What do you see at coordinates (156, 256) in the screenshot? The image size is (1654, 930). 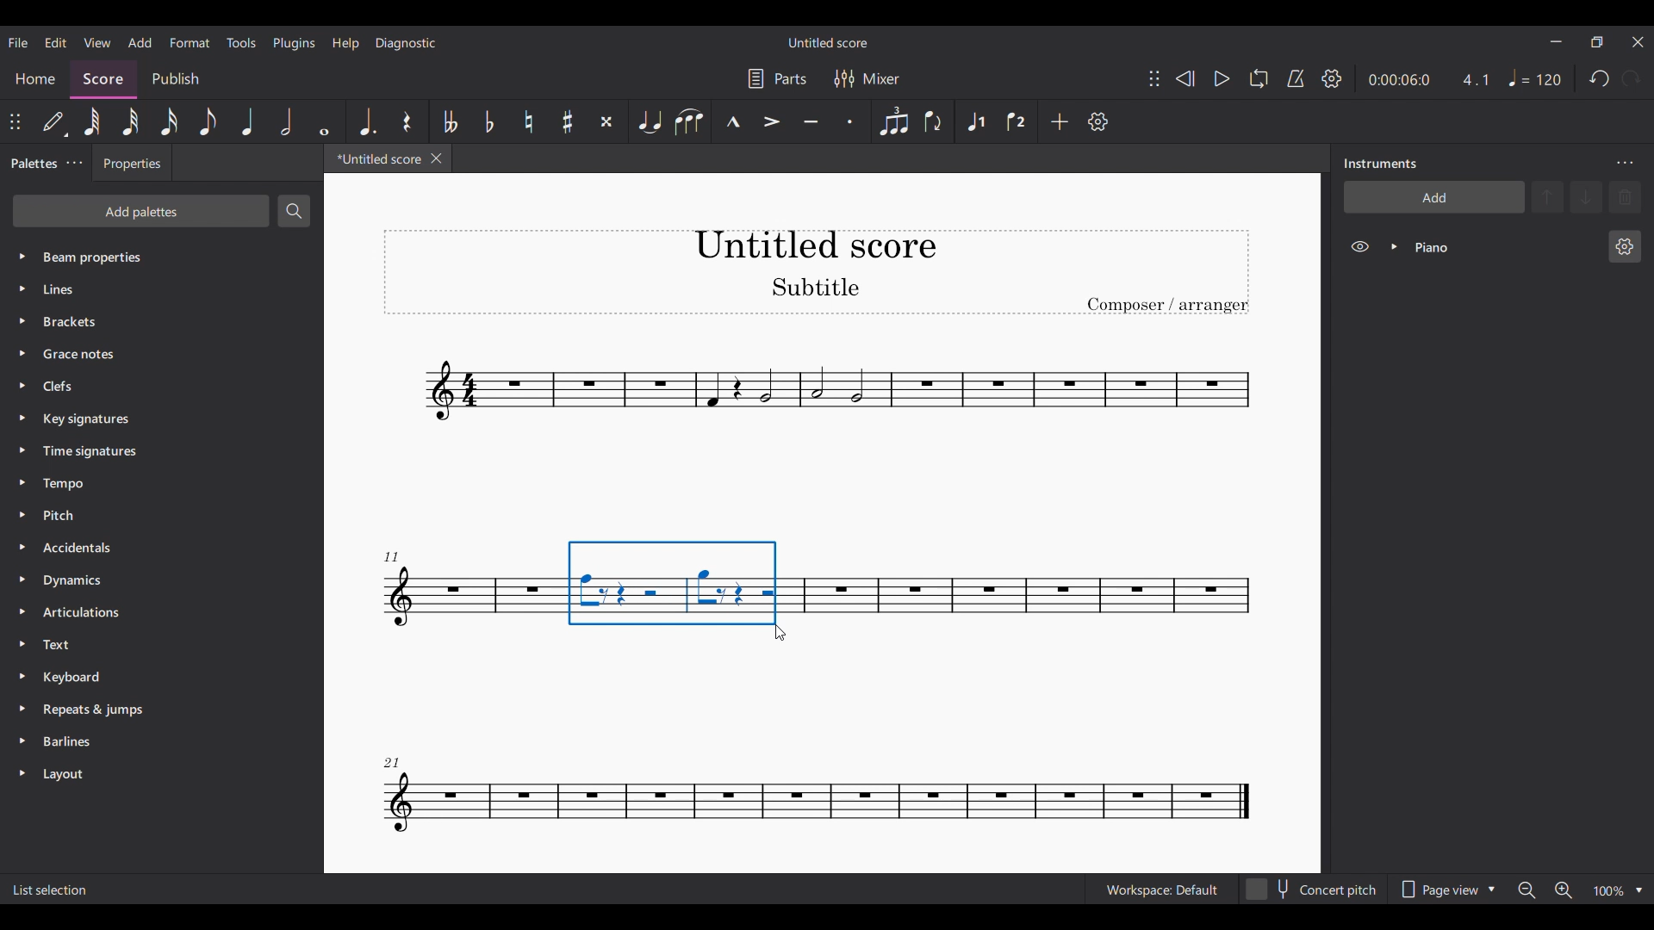 I see `Beam properties` at bounding box center [156, 256].